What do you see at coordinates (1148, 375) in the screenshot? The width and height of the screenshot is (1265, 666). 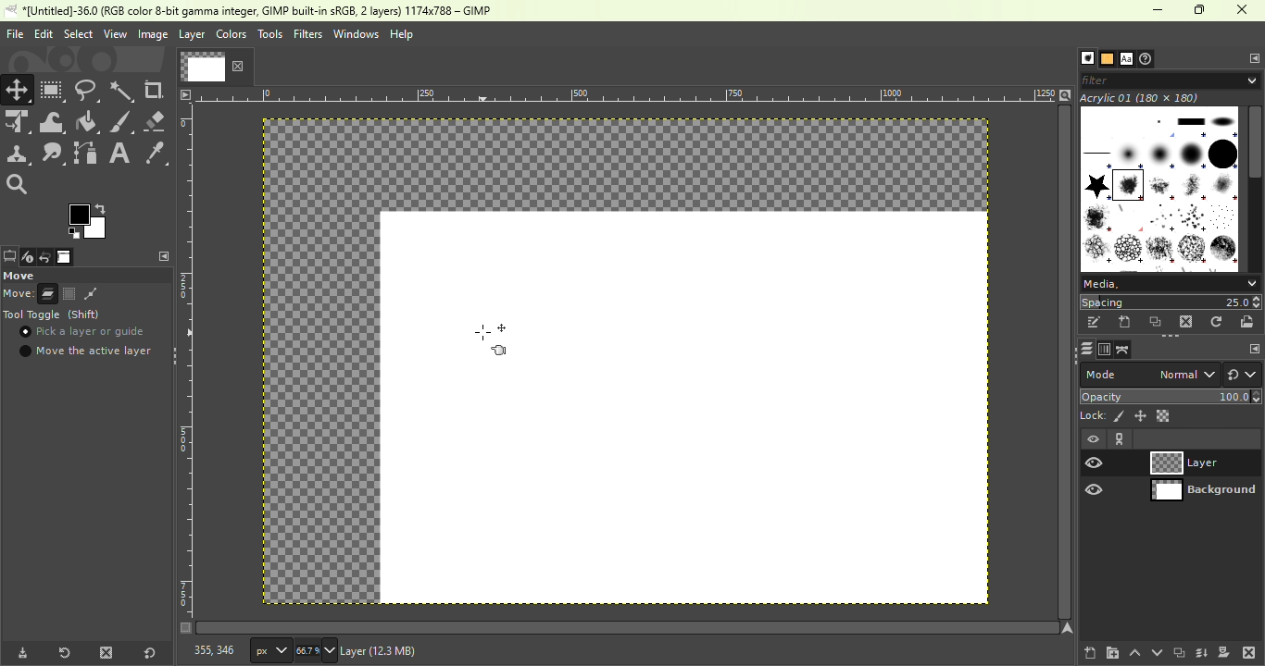 I see `Mode` at bounding box center [1148, 375].